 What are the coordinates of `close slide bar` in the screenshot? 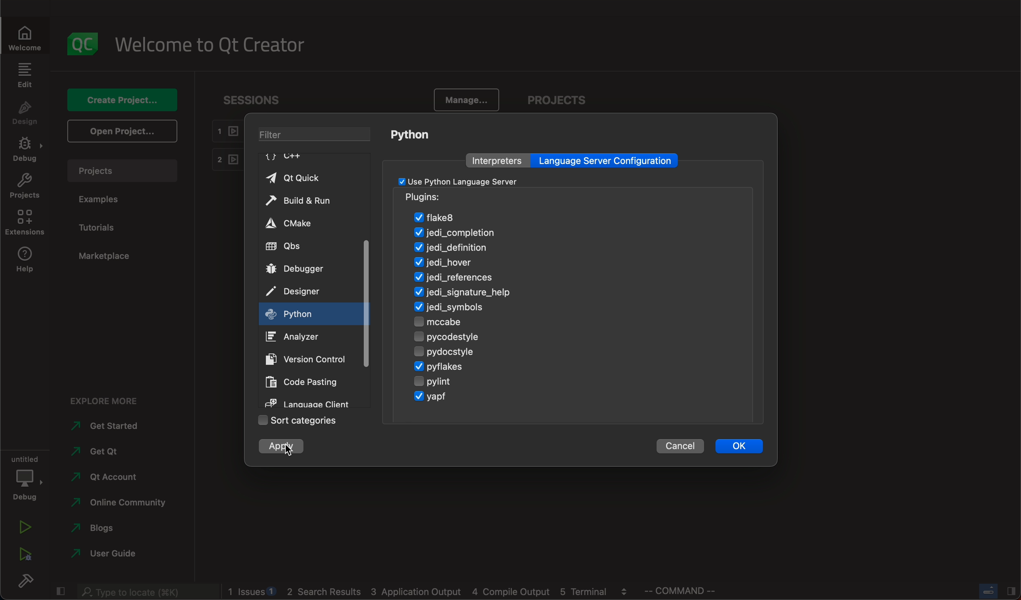 It's located at (995, 591).